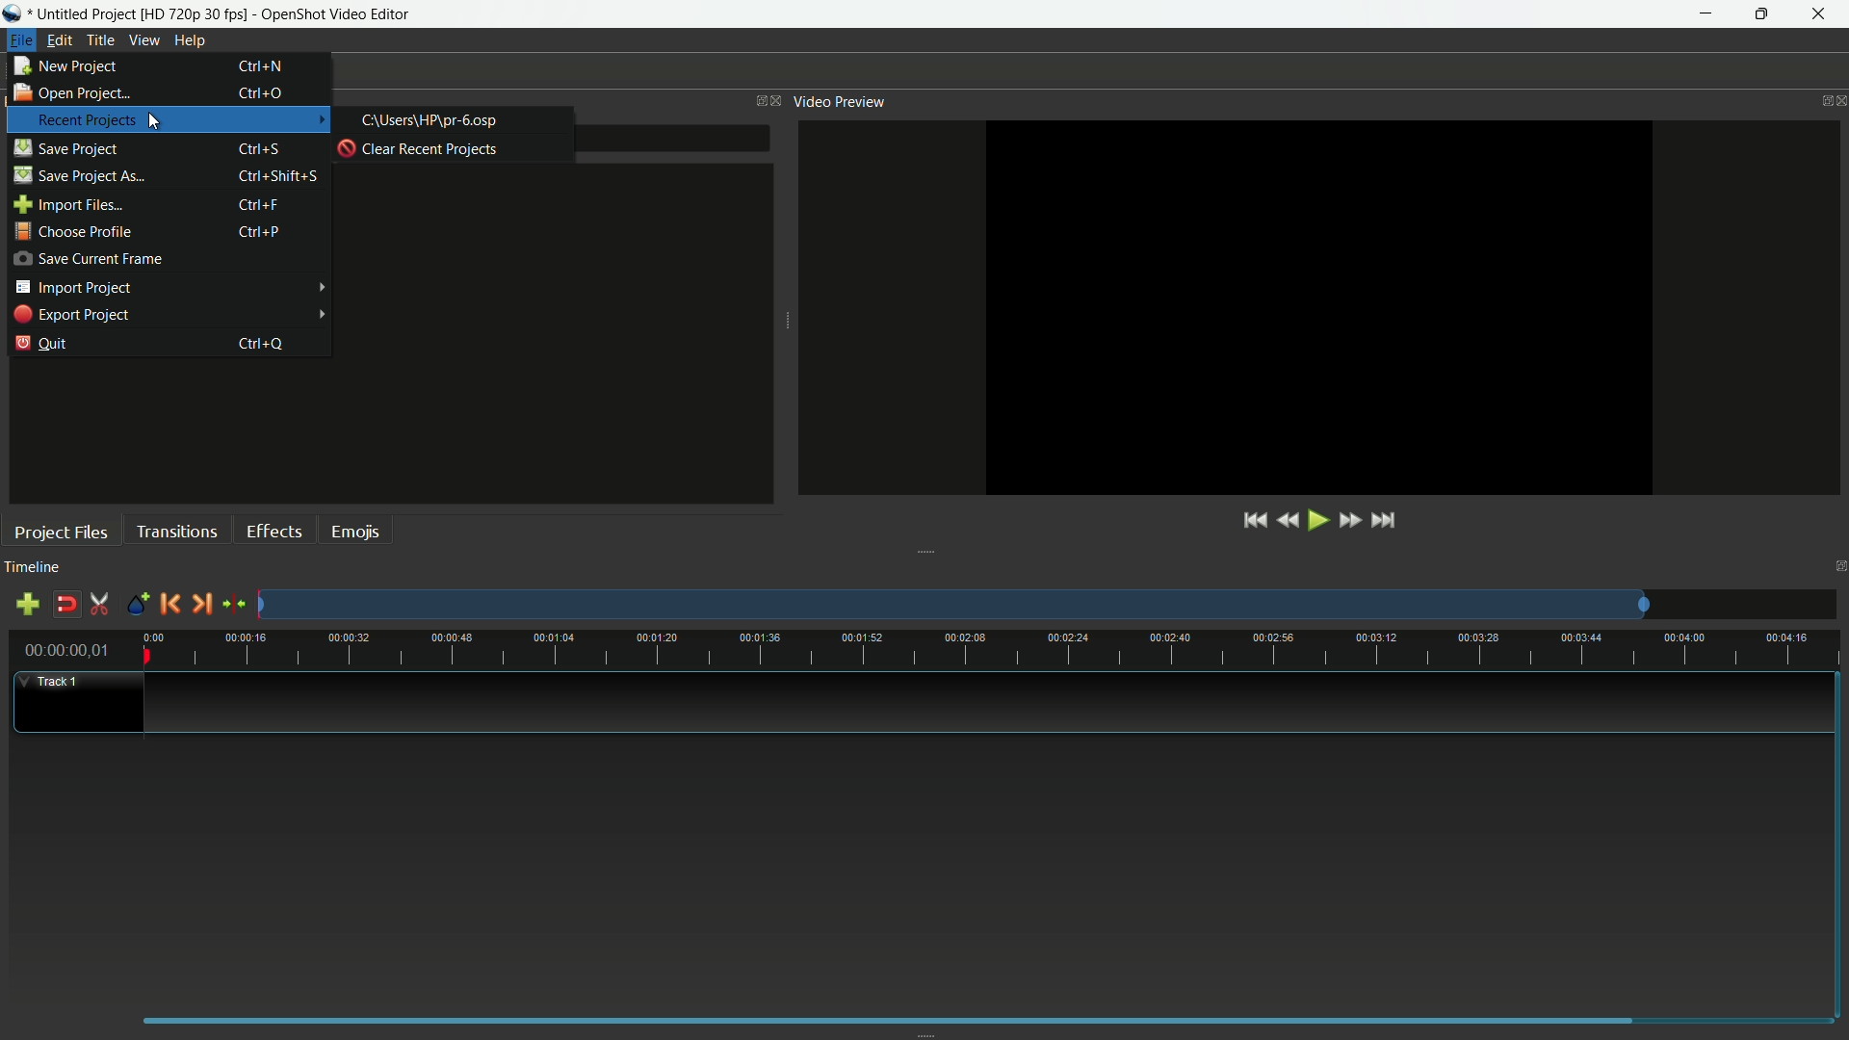 The image size is (1849, 1040). What do you see at coordinates (1837, 566) in the screenshot?
I see `close timeline` at bounding box center [1837, 566].